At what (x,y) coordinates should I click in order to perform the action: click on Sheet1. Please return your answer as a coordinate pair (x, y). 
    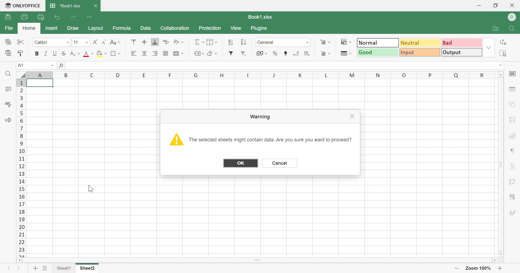
    Looking at the image, I should click on (64, 267).